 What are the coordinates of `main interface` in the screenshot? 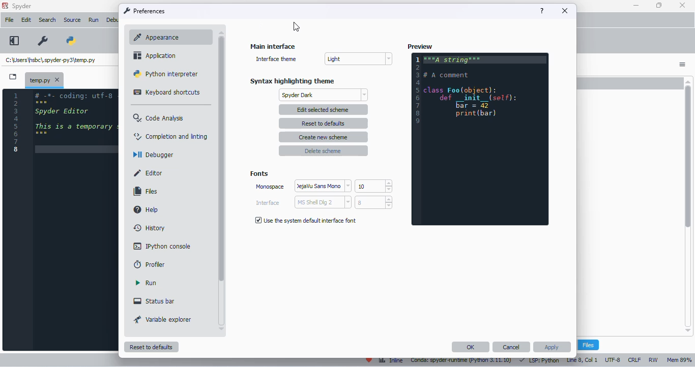 It's located at (273, 46).